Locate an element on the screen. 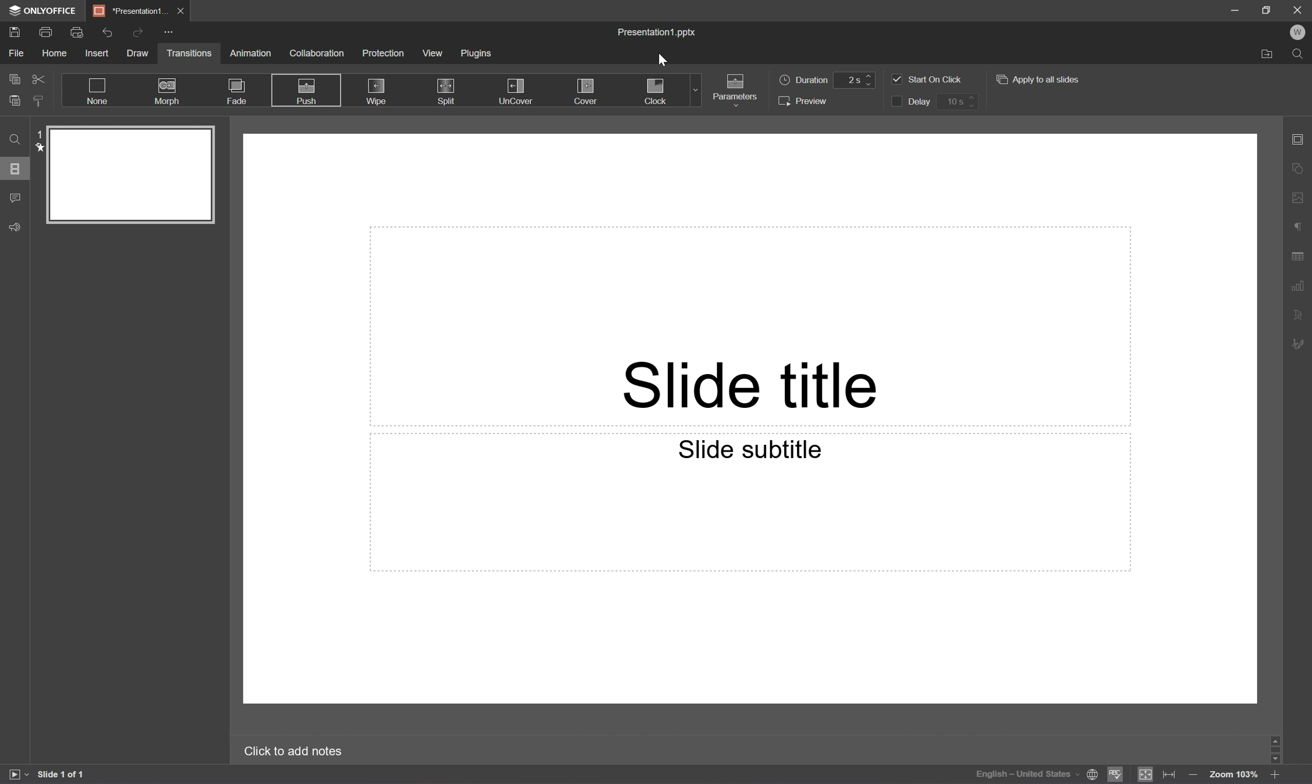 Image resolution: width=1312 pixels, height=784 pixels. 2 s is located at coordinates (856, 80).